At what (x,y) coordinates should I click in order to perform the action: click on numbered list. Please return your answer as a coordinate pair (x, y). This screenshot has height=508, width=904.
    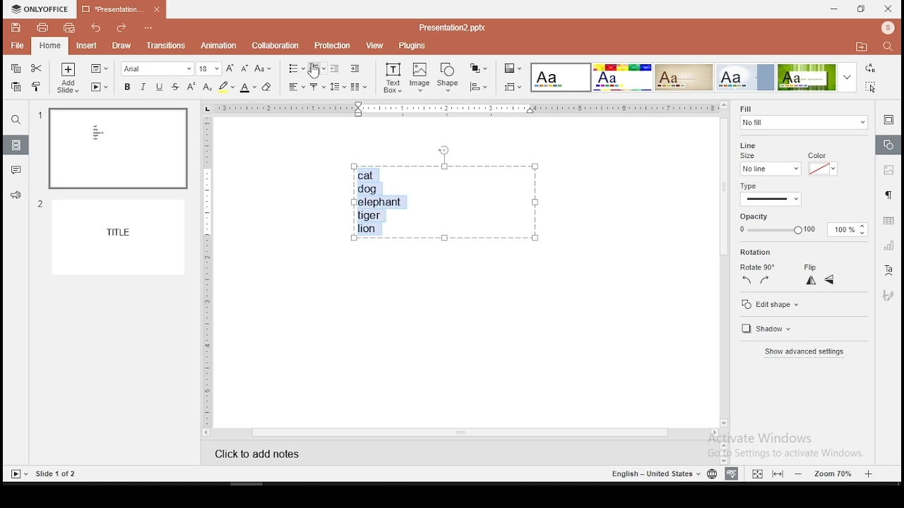
    Looking at the image, I should click on (317, 68).